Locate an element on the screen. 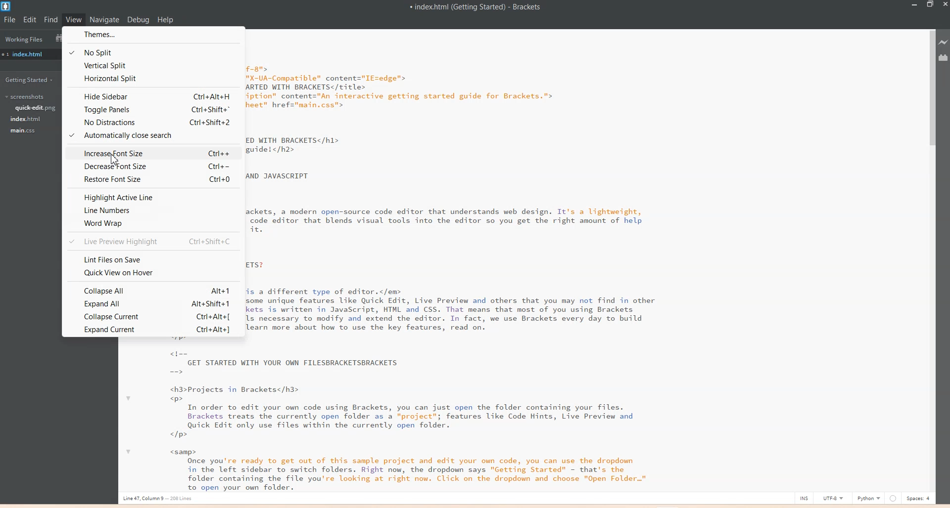 The image size is (950, 508). Restore Font Size is located at coordinates (152, 179).